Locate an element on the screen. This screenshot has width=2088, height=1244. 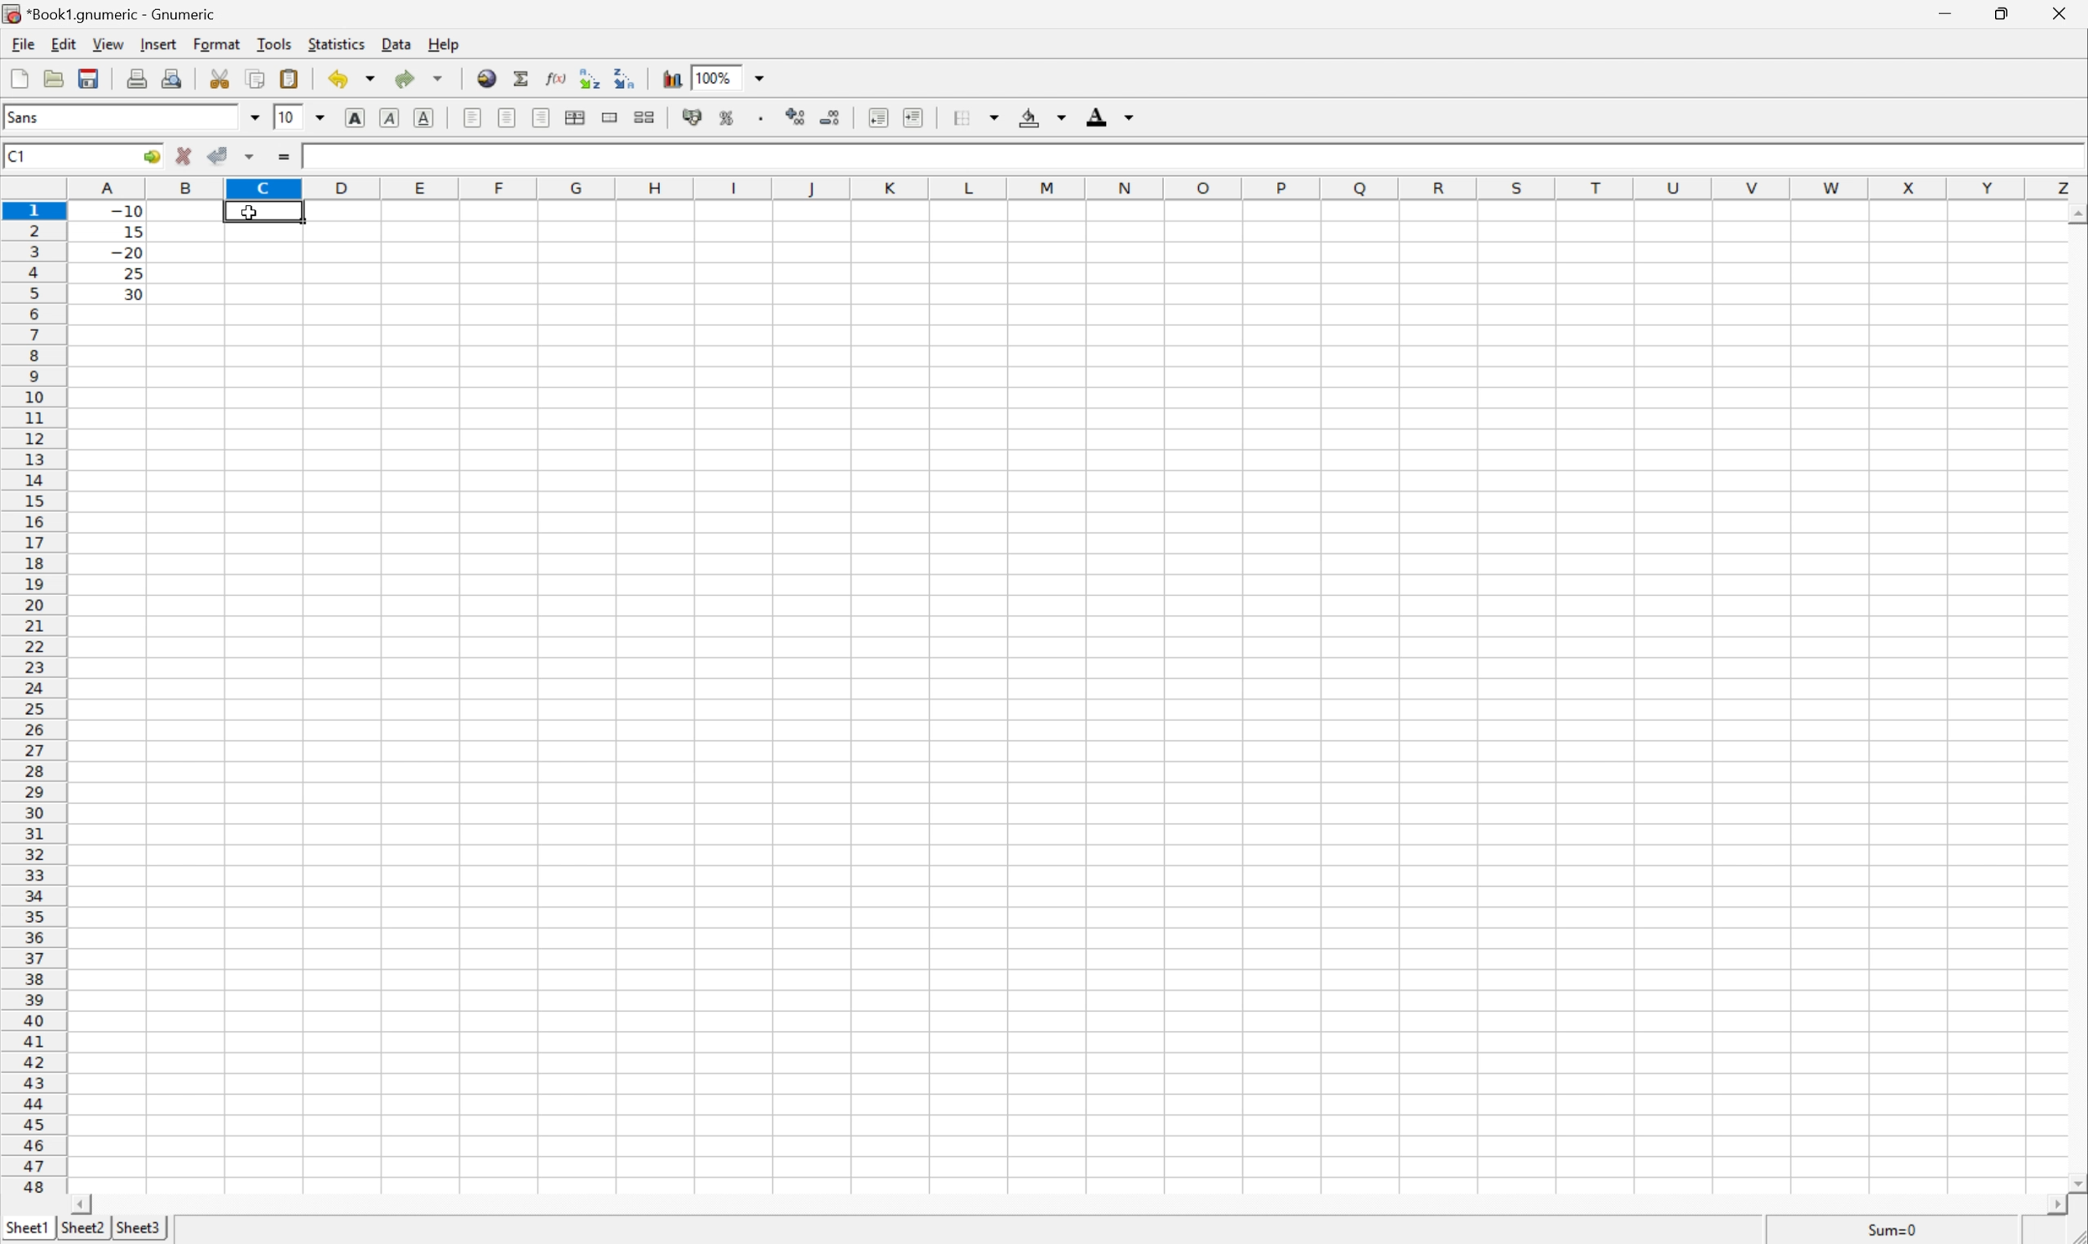
Sort the selected region in descending order based on the first column selected is located at coordinates (624, 76).